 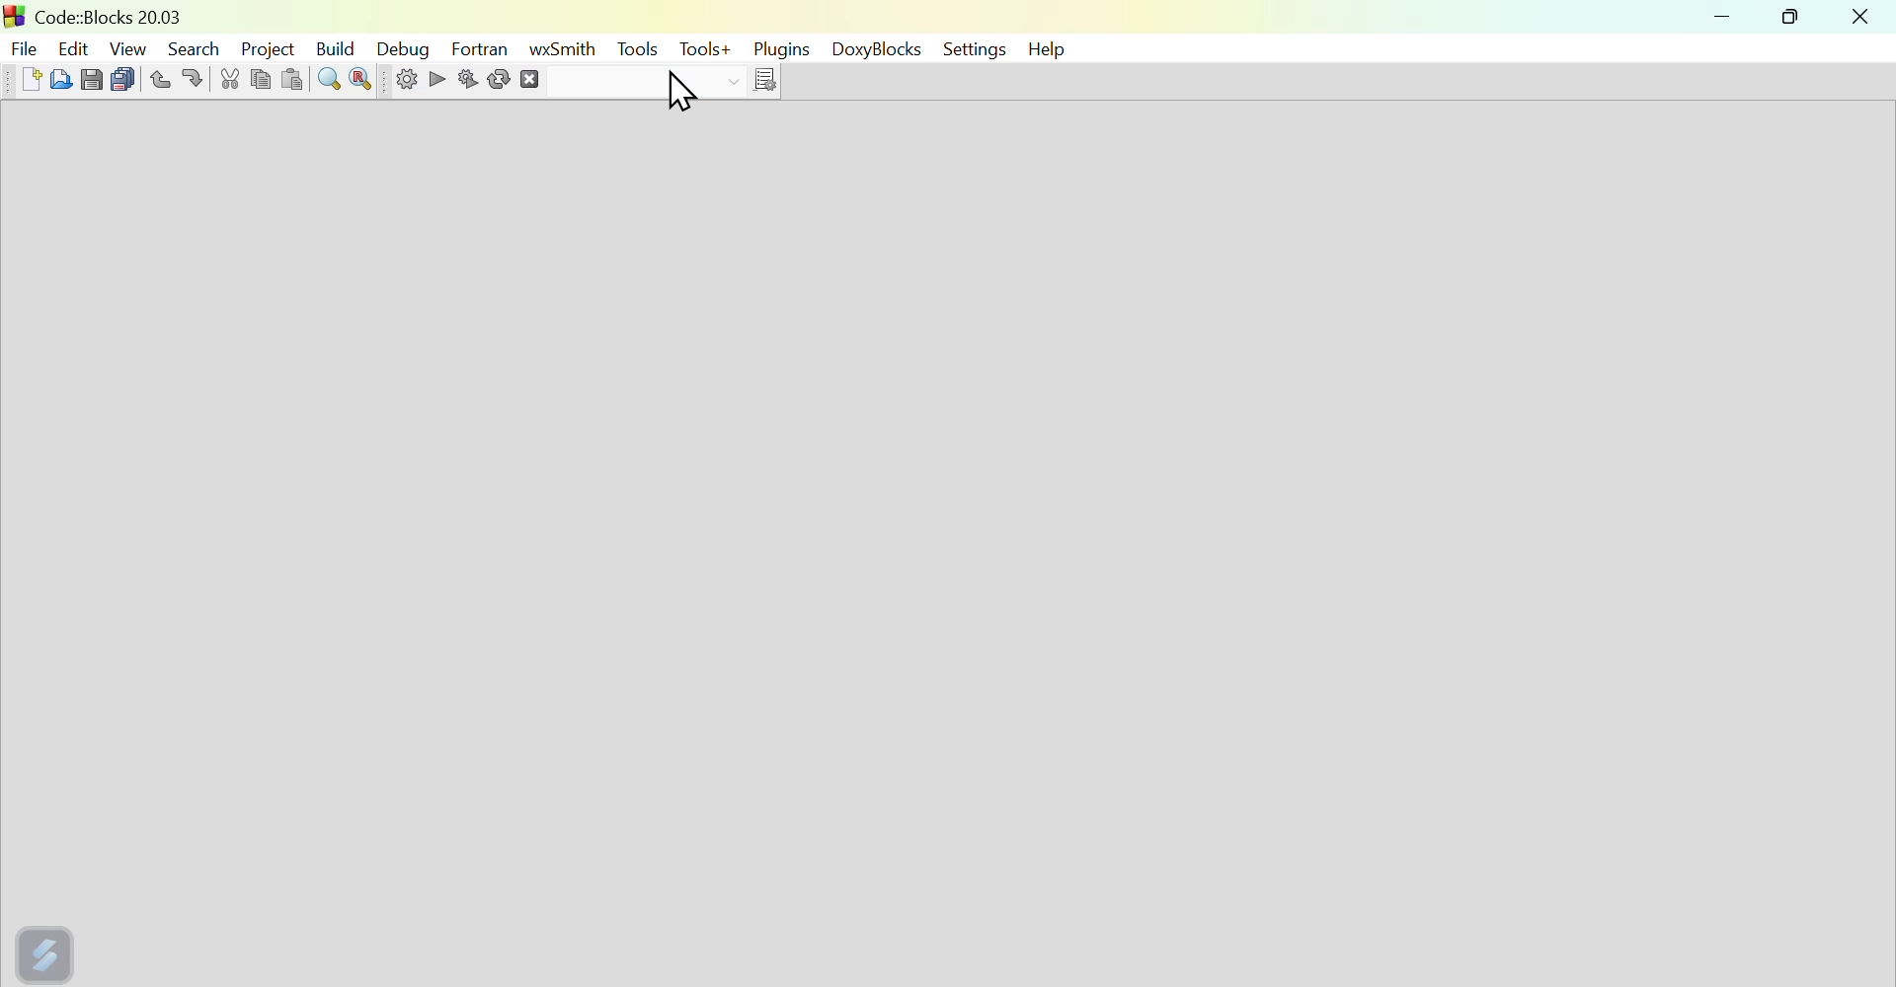 I want to click on , so click(x=360, y=82).